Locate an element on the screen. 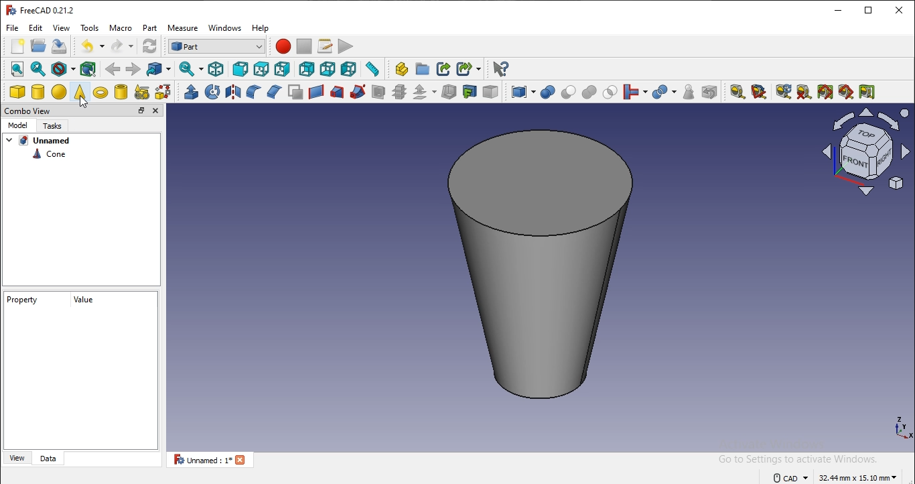 The width and height of the screenshot is (915, 484). cube is located at coordinates (17, 92).